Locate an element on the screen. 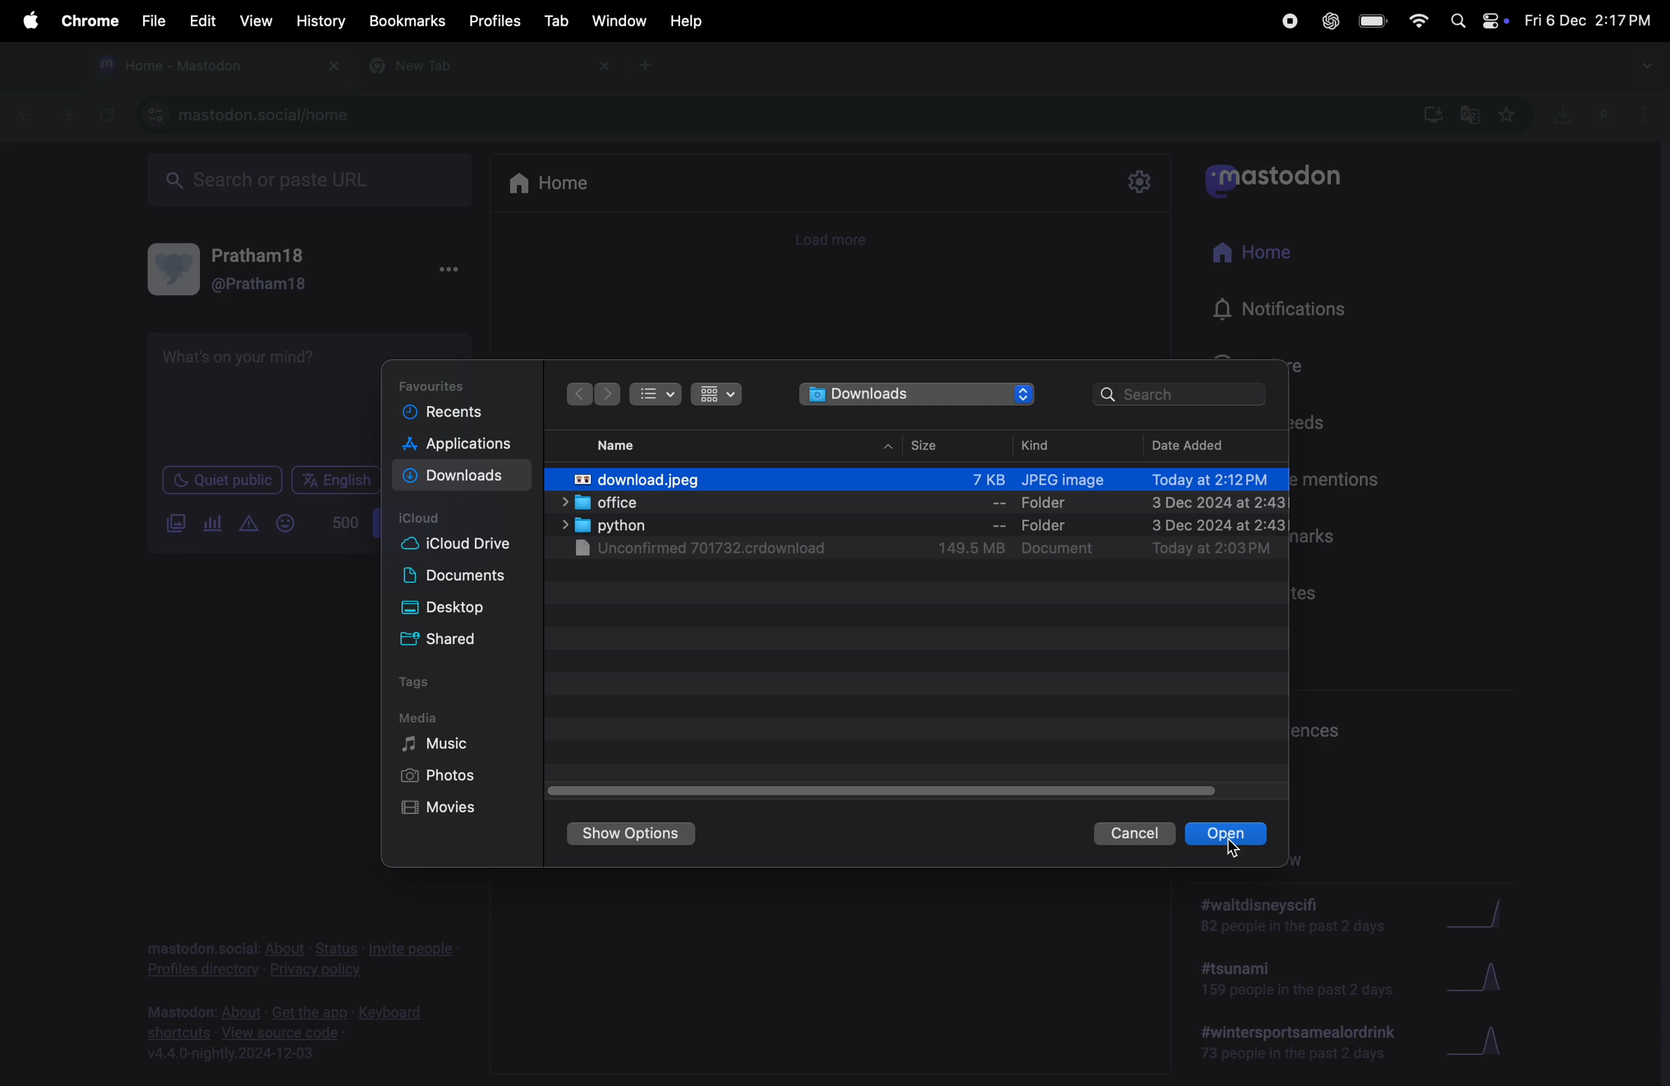  home is located at coordinates (554, 184).